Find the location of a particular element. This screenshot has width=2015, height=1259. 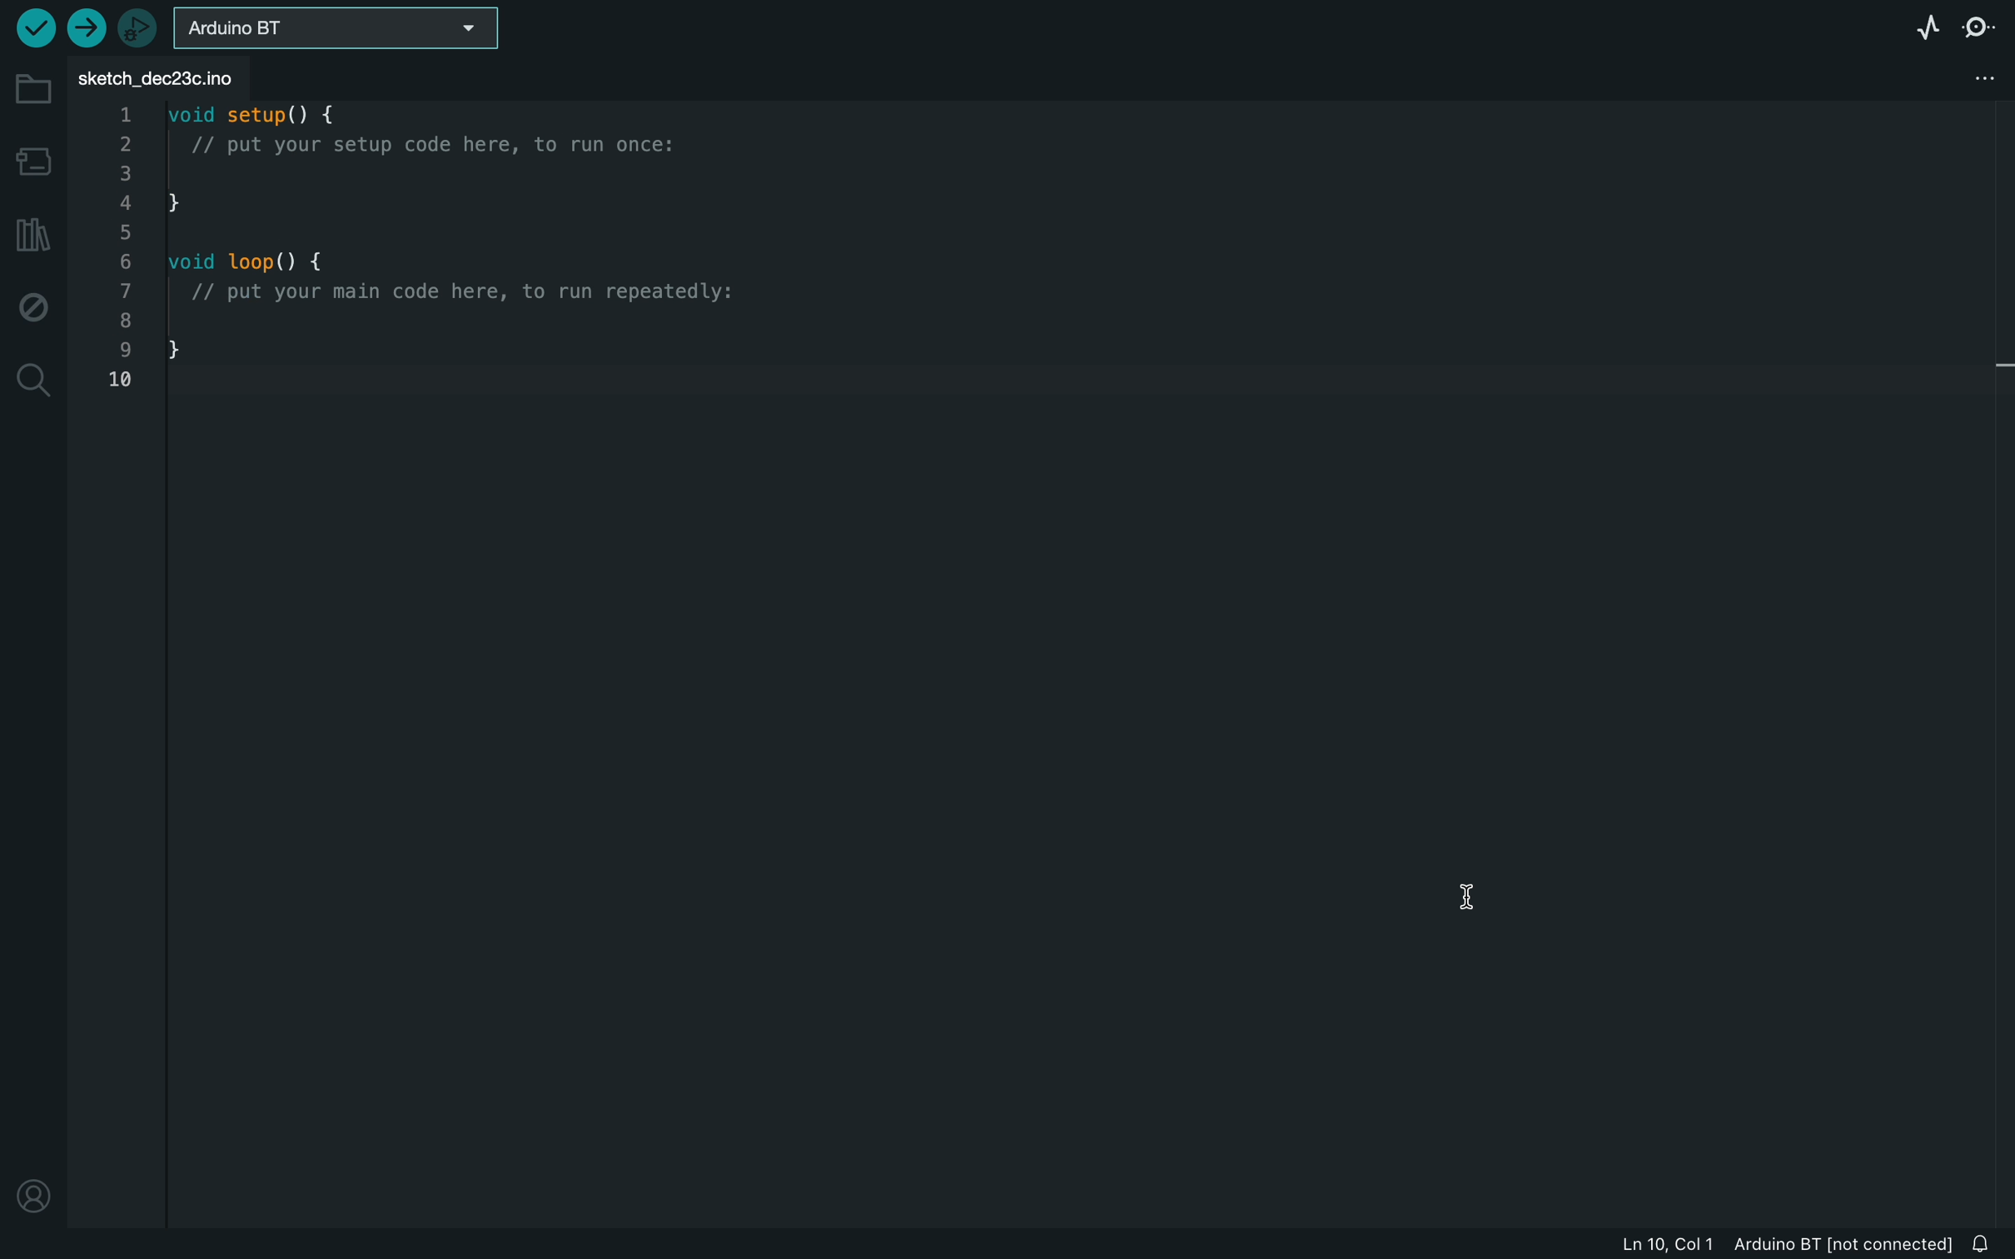

file information is located at coordinates (1769, 1245).